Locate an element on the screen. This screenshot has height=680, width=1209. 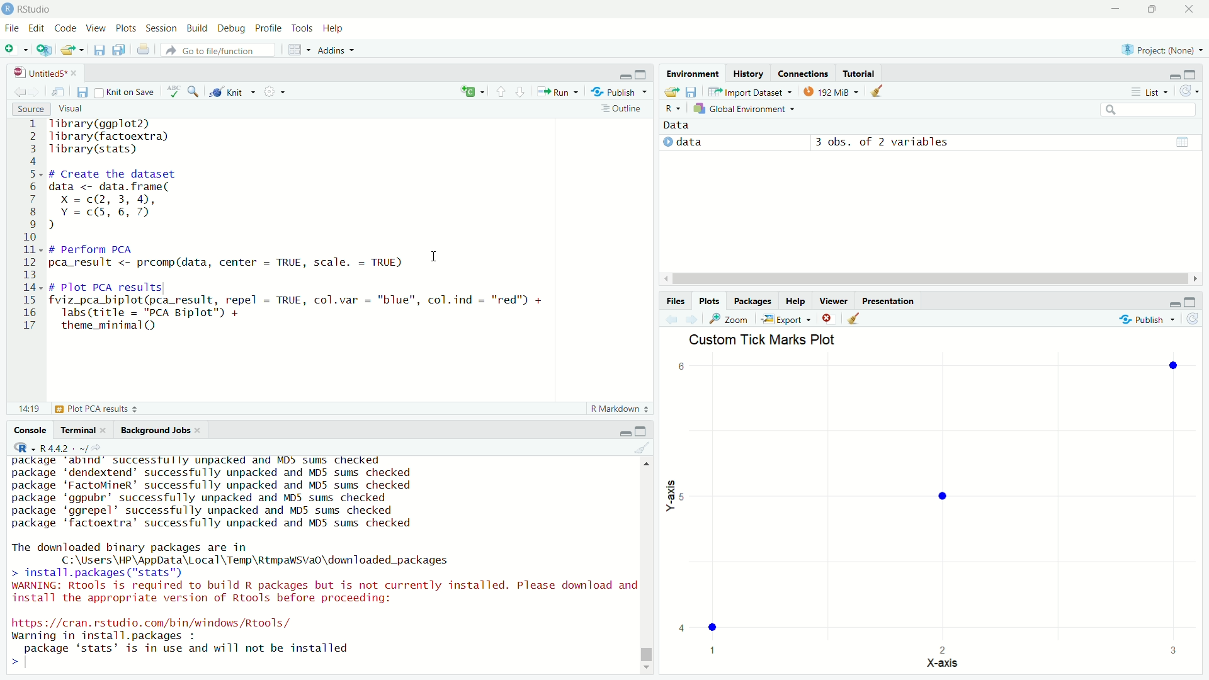
package abind  successtully unpacked and MD> sums checked
package ‘dendextend’ successfully unpacked and MD5 sums checked
package ‘FactoMineR’ successfully unpacked and MD5 sums checked
package ‘ggpubr’ successfully unpacked and MD5 sums checked
package ‘ggrepel’ successfully unpacked and MD5 sums checked
package ‘factoextra’ successfully unpacked and MD5 sums checked
The downloaded binary packages are in
C:\Users\HP\AppData\Local\Temp\RtmpawSva0o\downloaded_packages

> install.packages ("stats")
WARNING: Rtools is required to build R packages but is not currently installed. Please download and
install the appropriate version of Rtools before proceeding:
https://cran.rstudio.com/bin/windows /Rtools/
warning in install.packages :

package ‘stats’ is in use and will not be installed
> is located at coordinates (323, 562).